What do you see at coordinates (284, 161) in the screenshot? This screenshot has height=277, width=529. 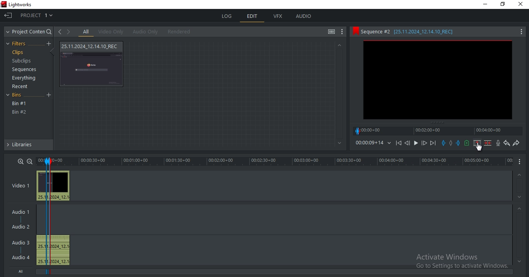 I see `time` at bounding box center [284, 161].